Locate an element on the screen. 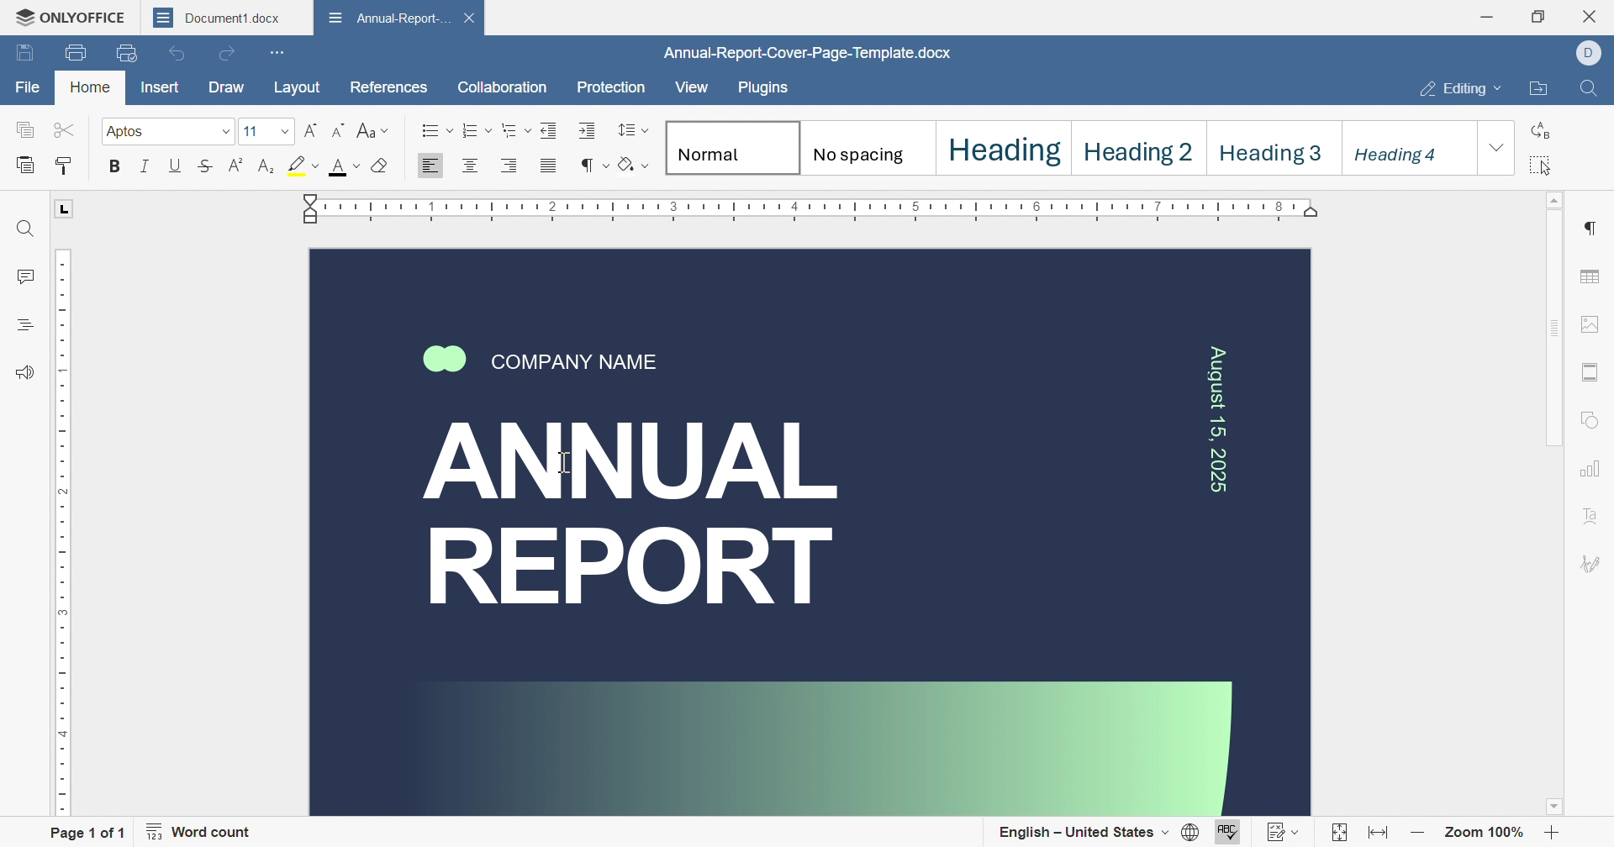  zoom out is located at coordinates (1417, 835).